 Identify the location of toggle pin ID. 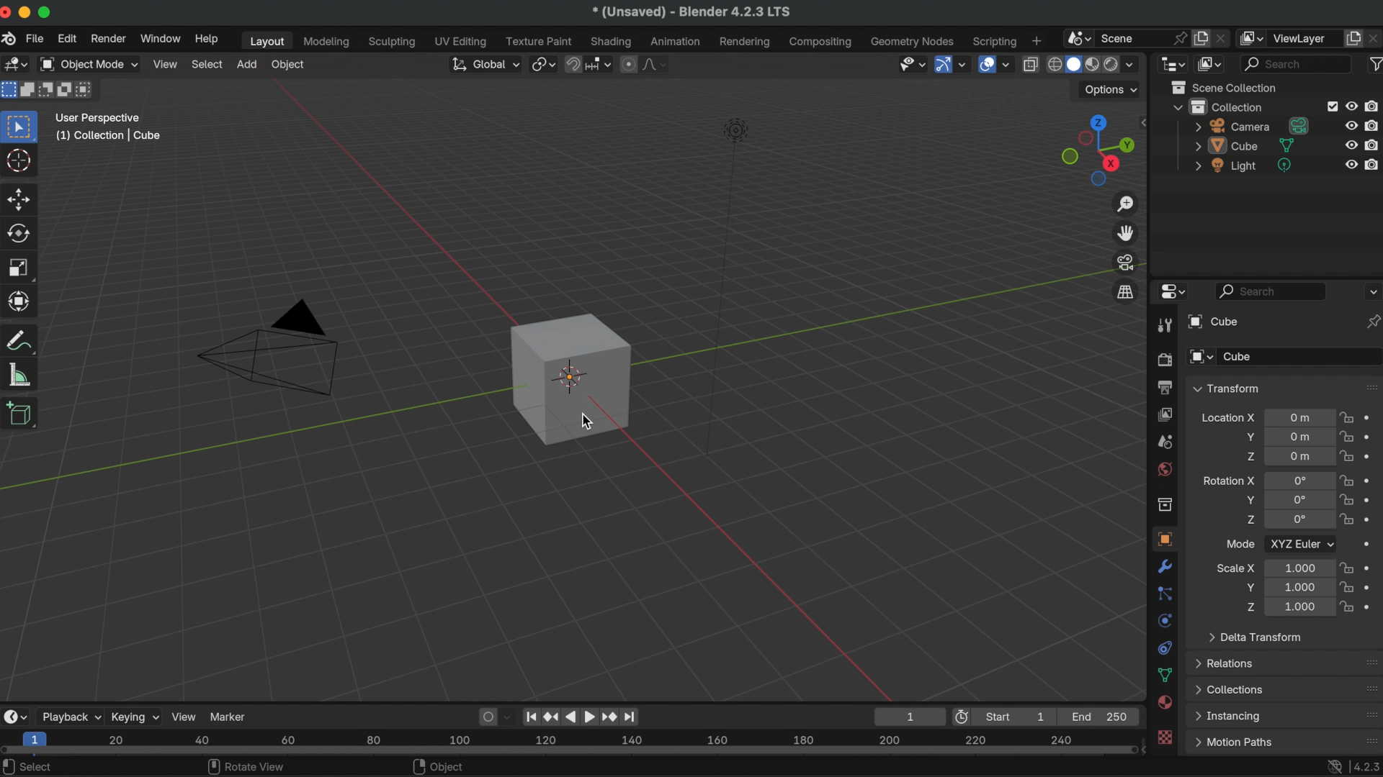
(1373, 322).